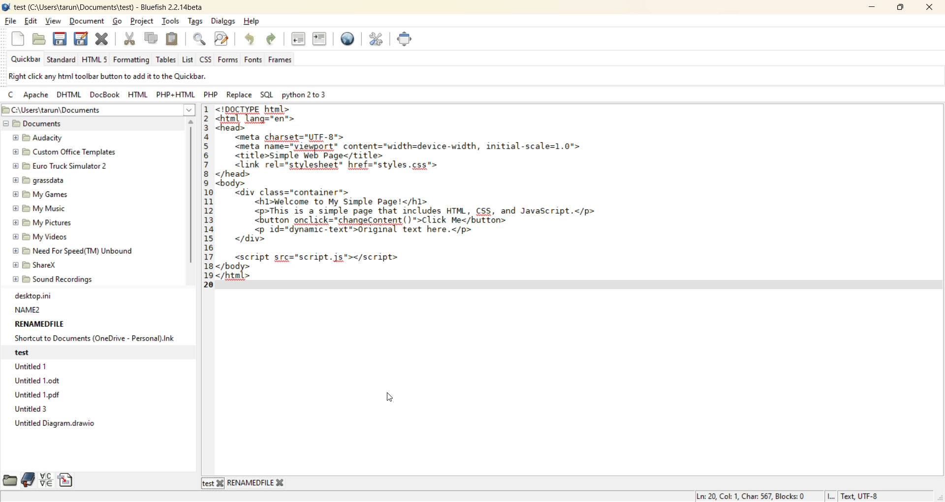 Image resolution: width=945 pixels, height=502 pixels. I want to click on grassdata, so click(41, 182).